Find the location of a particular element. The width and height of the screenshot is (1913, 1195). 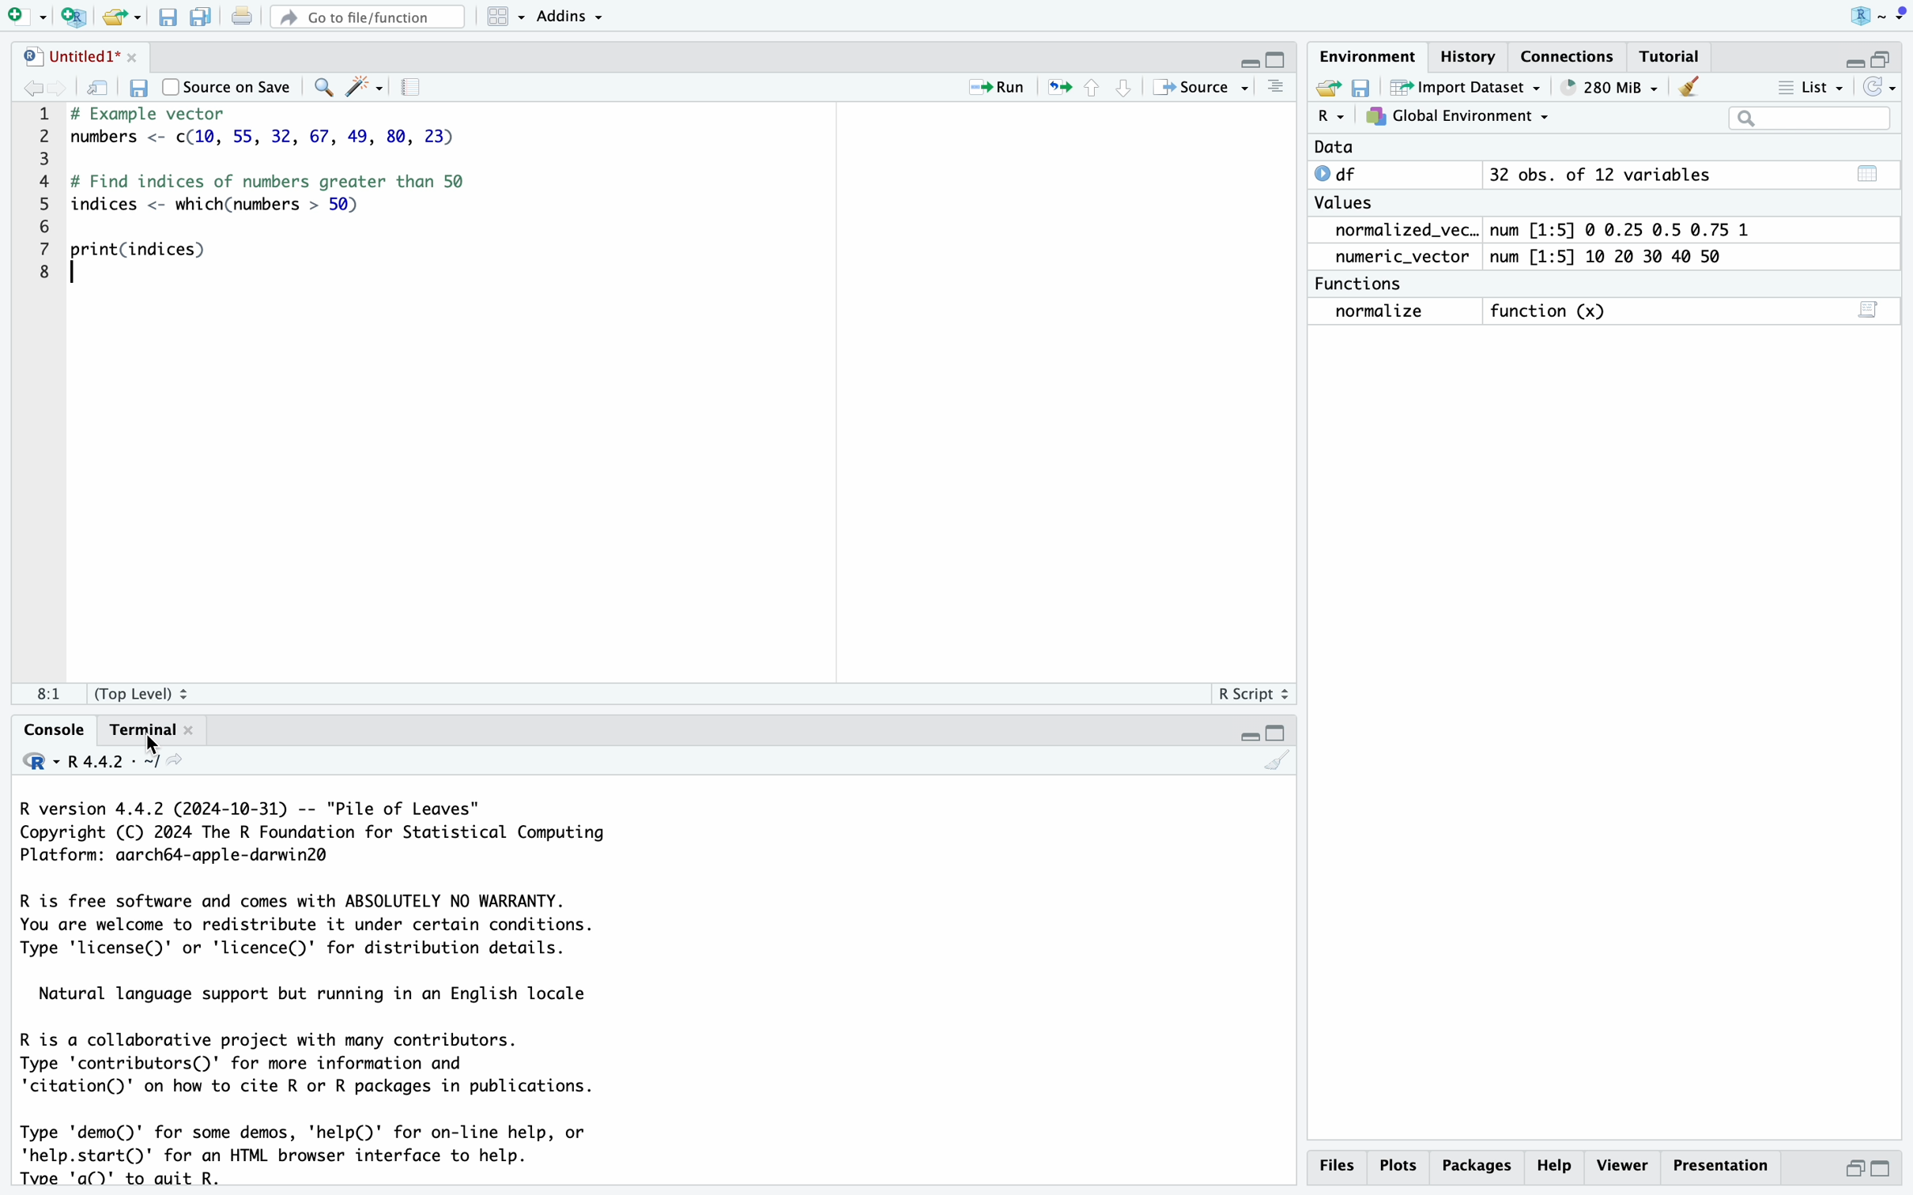

 Untitled1 is located at coordinates (79, 55).